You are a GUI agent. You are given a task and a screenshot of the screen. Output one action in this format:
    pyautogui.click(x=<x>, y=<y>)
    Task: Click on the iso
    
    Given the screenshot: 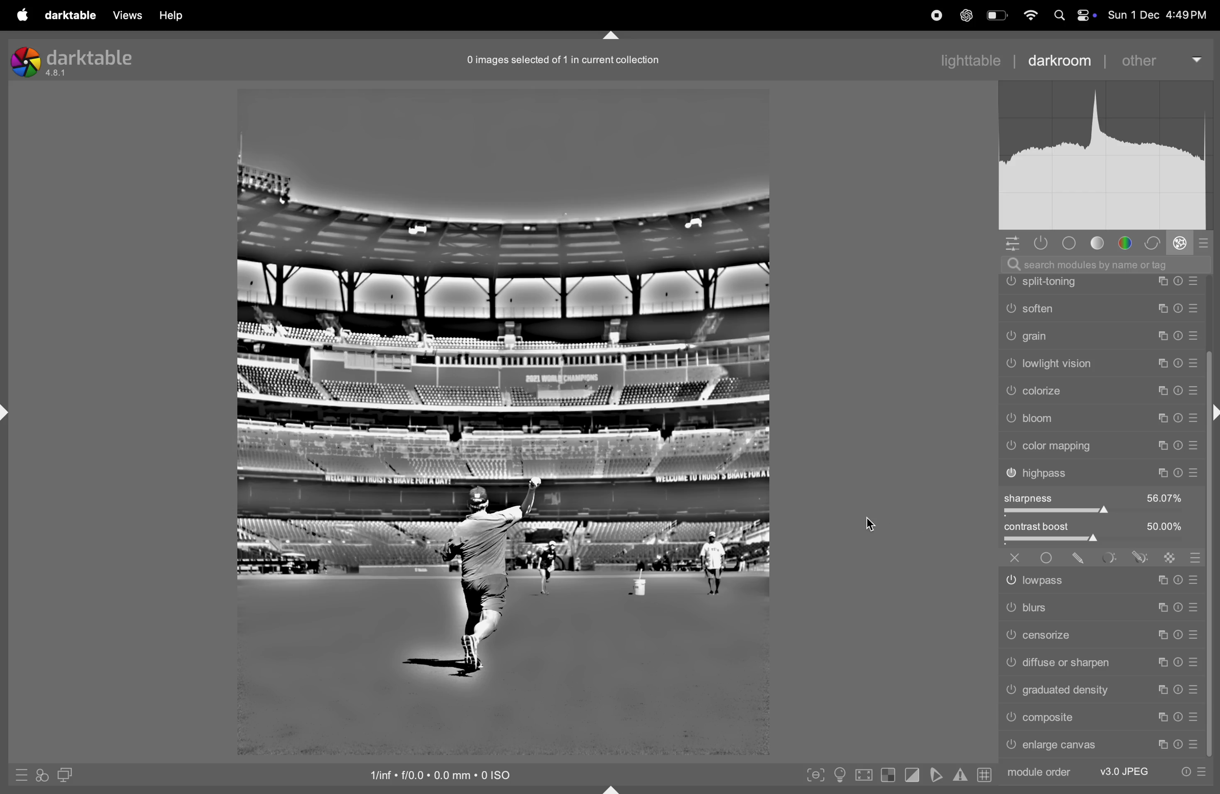 What is the action you would take?
    pyautogui.click(x=451, y=775)
    